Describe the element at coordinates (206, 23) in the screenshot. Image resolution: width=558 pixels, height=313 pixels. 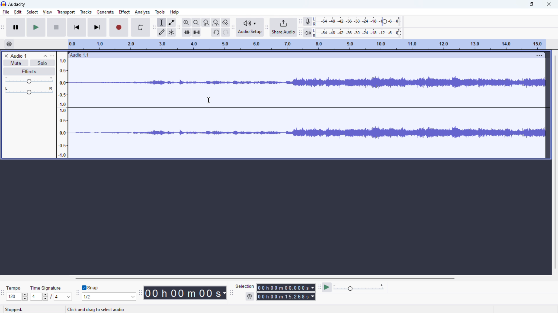
I see `fit selection to width` at that location.